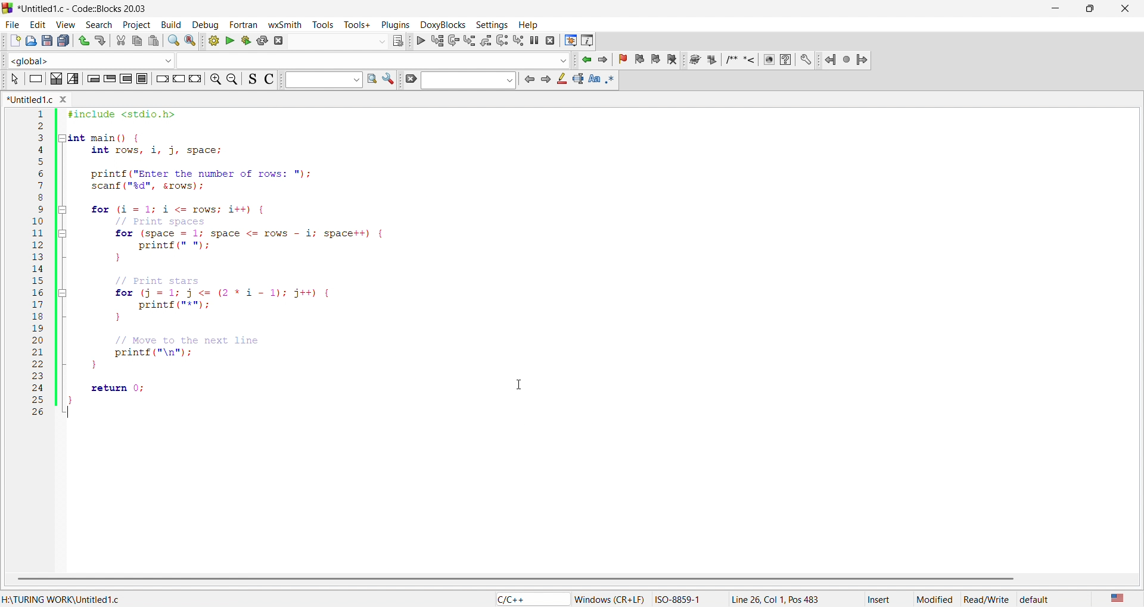 The image size is (1144, 607). What do you see at coordinates (118, 40) in the screenshot?
I see `cut` at bounding box center [118, 40].